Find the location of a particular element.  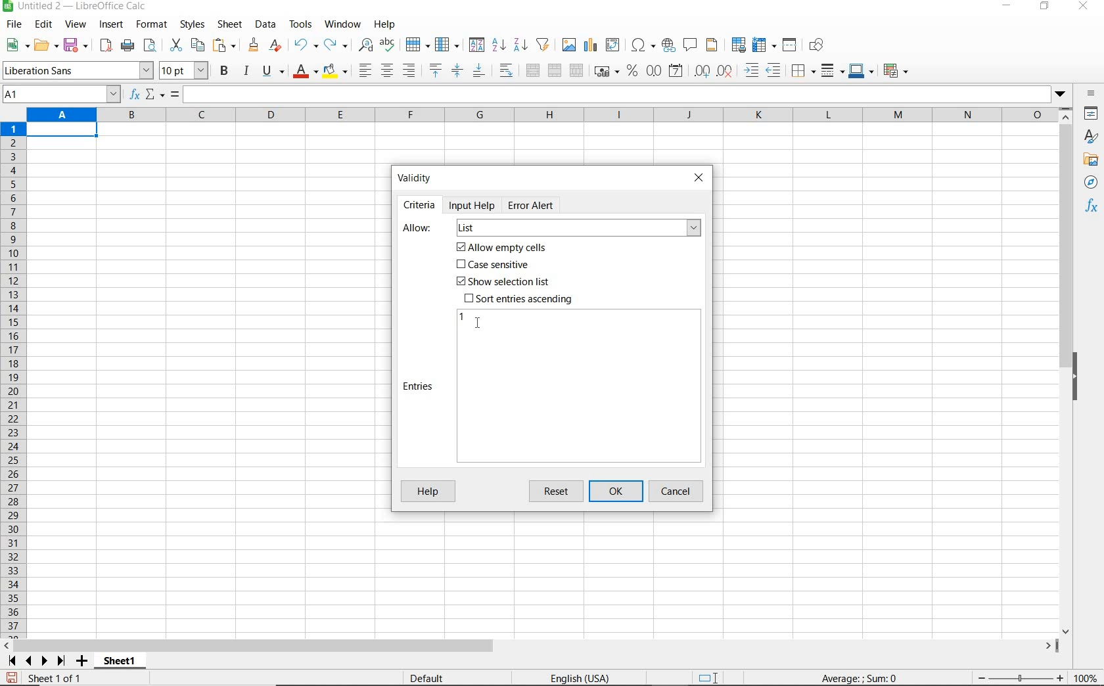

export as pdf is located at coordinates (105, 45).